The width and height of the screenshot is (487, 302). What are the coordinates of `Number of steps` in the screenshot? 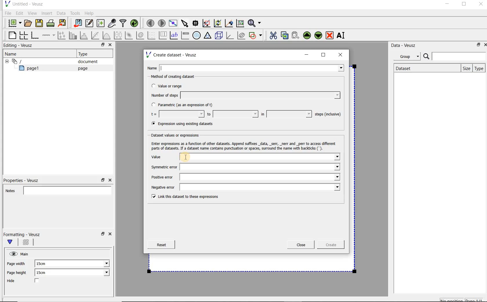 It's located at (244, 95).